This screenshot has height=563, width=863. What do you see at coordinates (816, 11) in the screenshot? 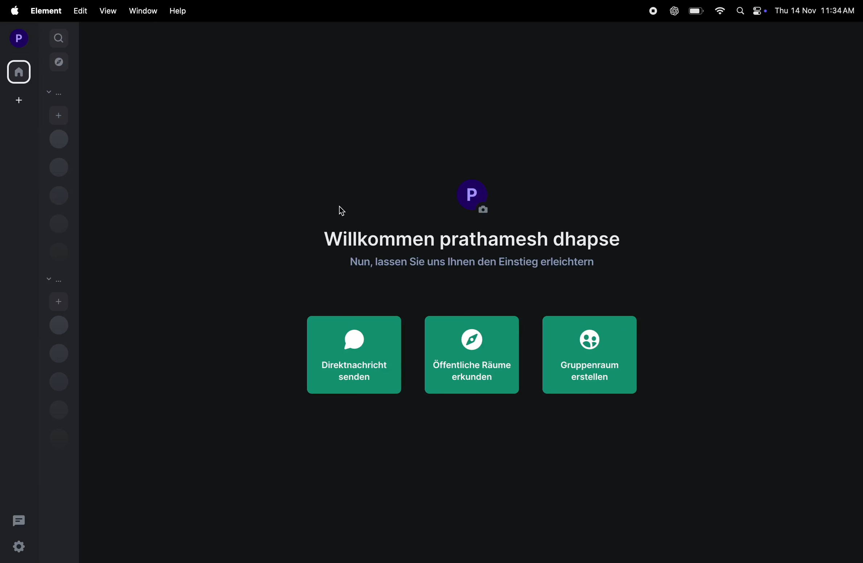
I see `Date and time` at bounding box center [816, 11].